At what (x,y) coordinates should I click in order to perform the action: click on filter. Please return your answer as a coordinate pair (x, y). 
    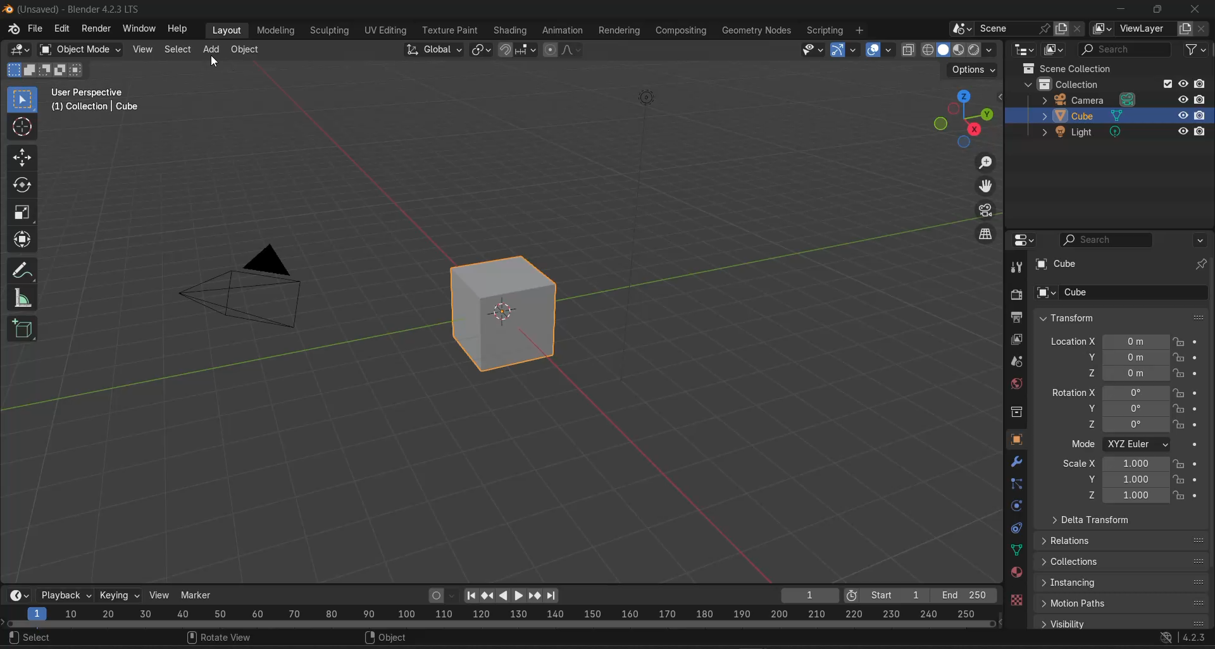
    Looking at the image, I should click on (1196, 52).